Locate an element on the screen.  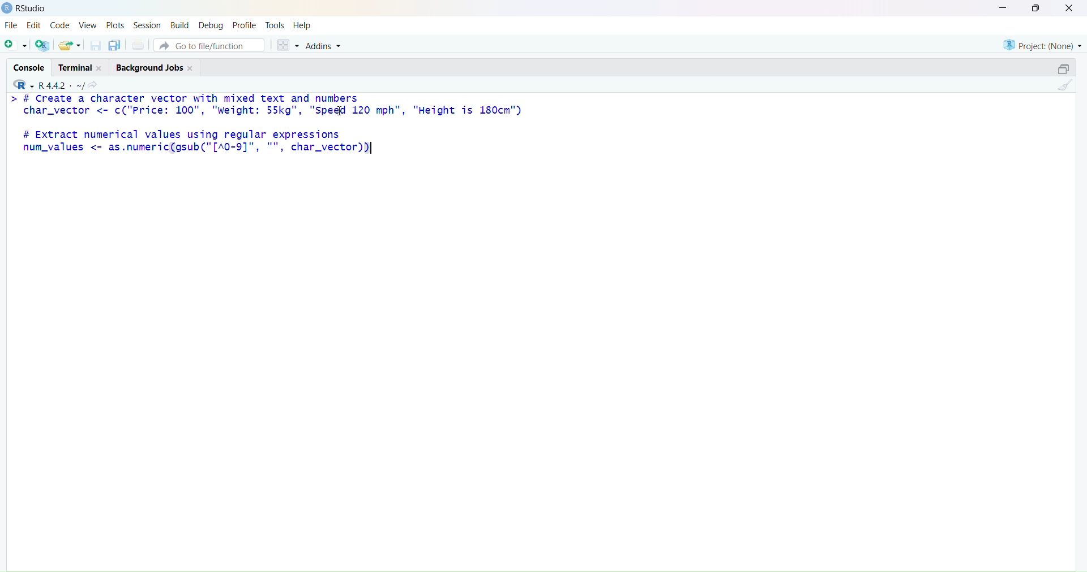
background jobs is located at coordinates (149, 68).